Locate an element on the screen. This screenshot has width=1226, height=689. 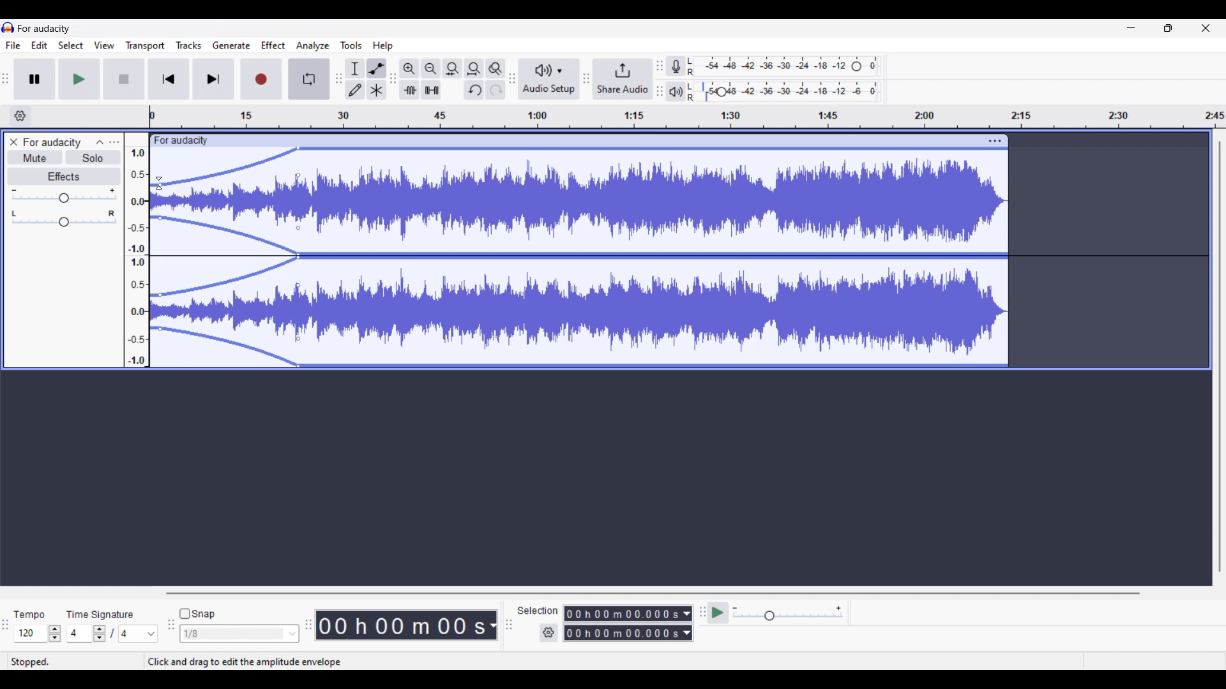
Zoom out is located at coordinates (432, 68).